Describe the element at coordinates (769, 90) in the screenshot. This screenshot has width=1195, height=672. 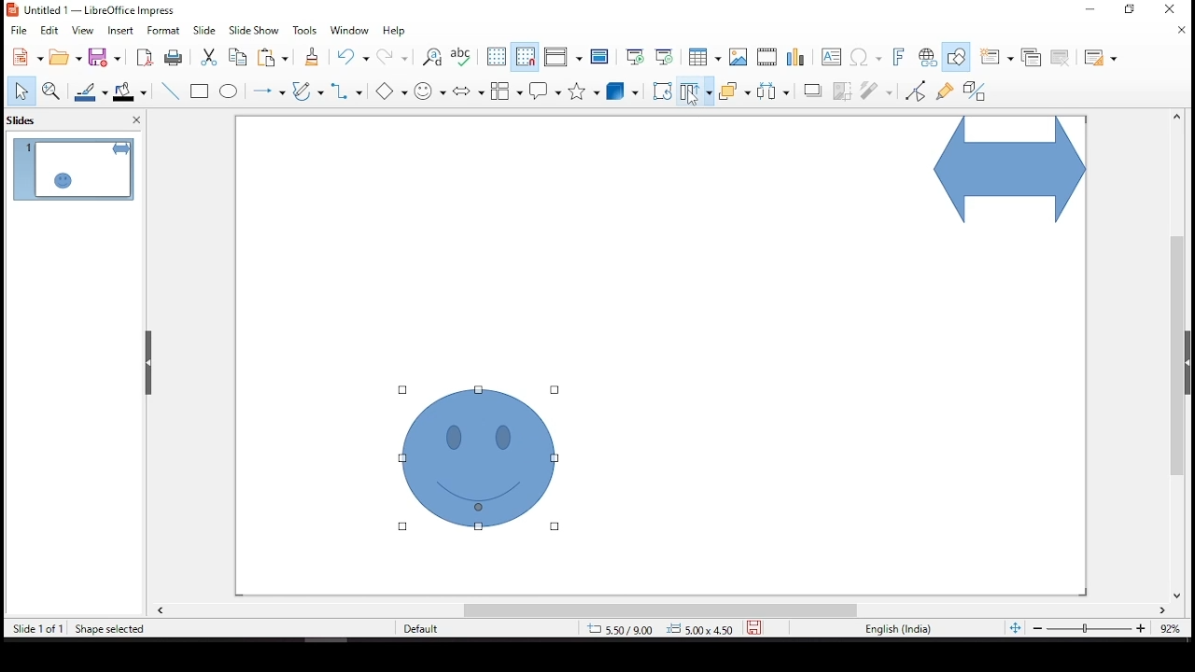
I see `distribute` at that location.